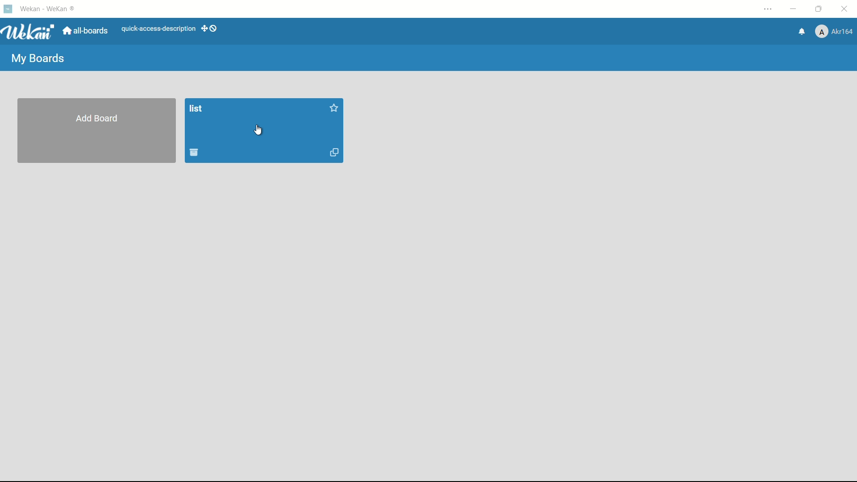 This screenshot has width=857, height=482. What do you see at coordinates (9, 9) in the screenshot?
I see `app icon` at bounding box center [9, 9].